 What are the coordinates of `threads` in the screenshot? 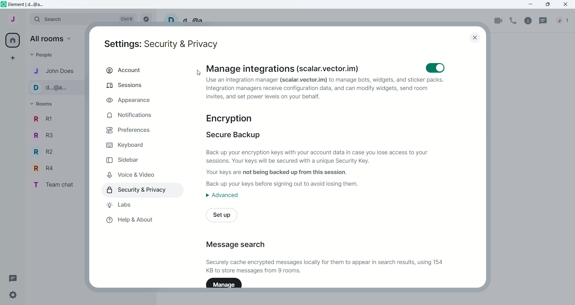 It's located at (15, 278).